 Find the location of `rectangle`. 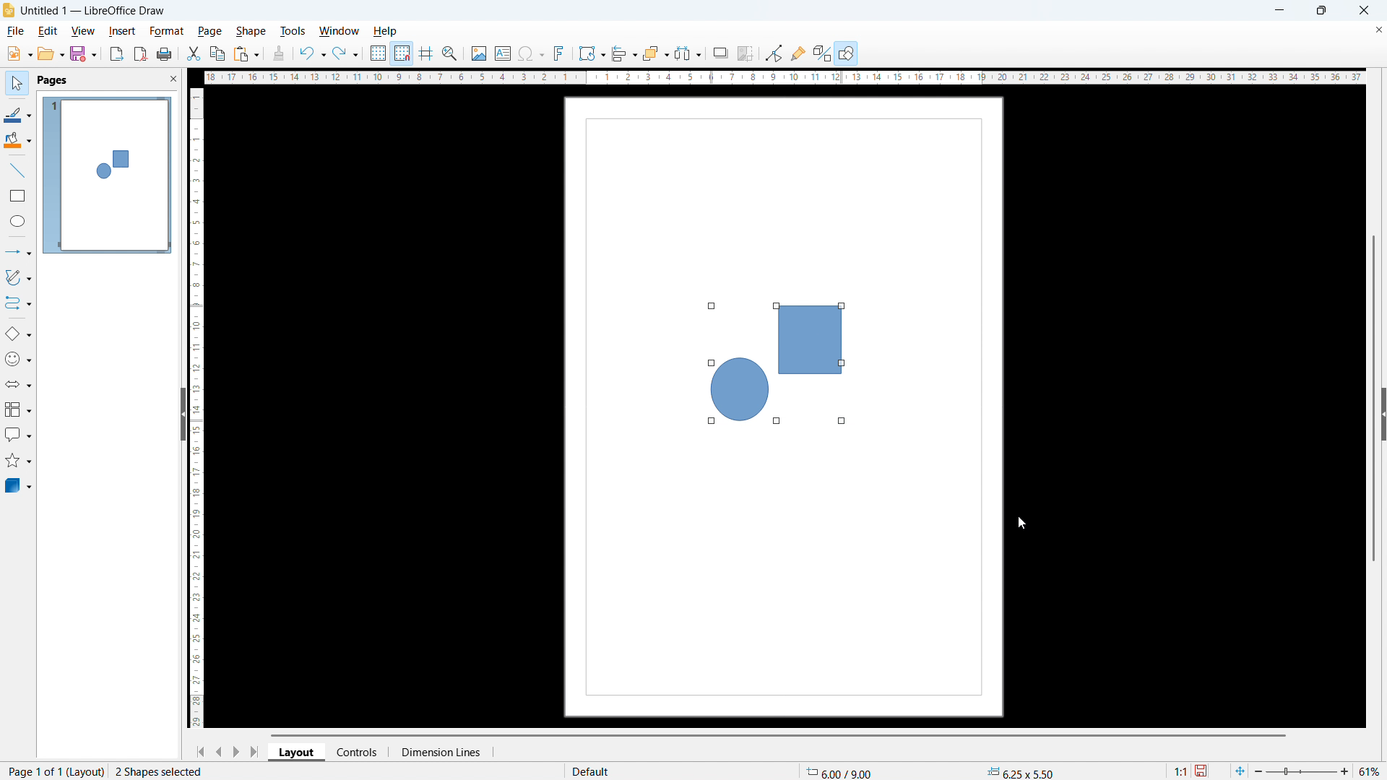

rectangle is located at coordinates (17, 195).